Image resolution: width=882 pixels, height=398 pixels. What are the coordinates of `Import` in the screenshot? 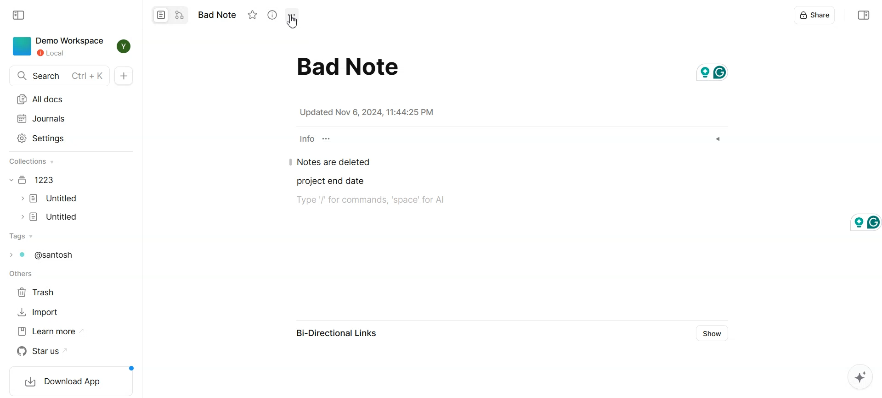 It's located at (38, 312).